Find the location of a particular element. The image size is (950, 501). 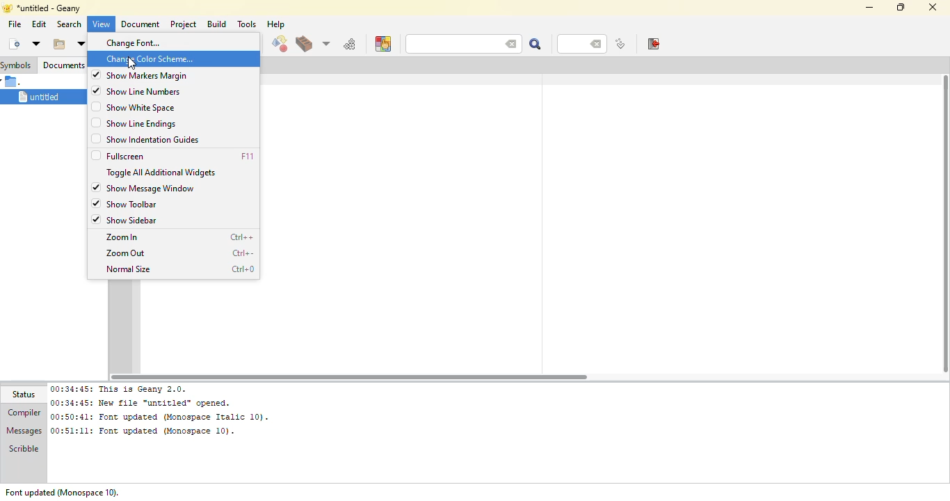

logo is located at coordinates (6, 8).